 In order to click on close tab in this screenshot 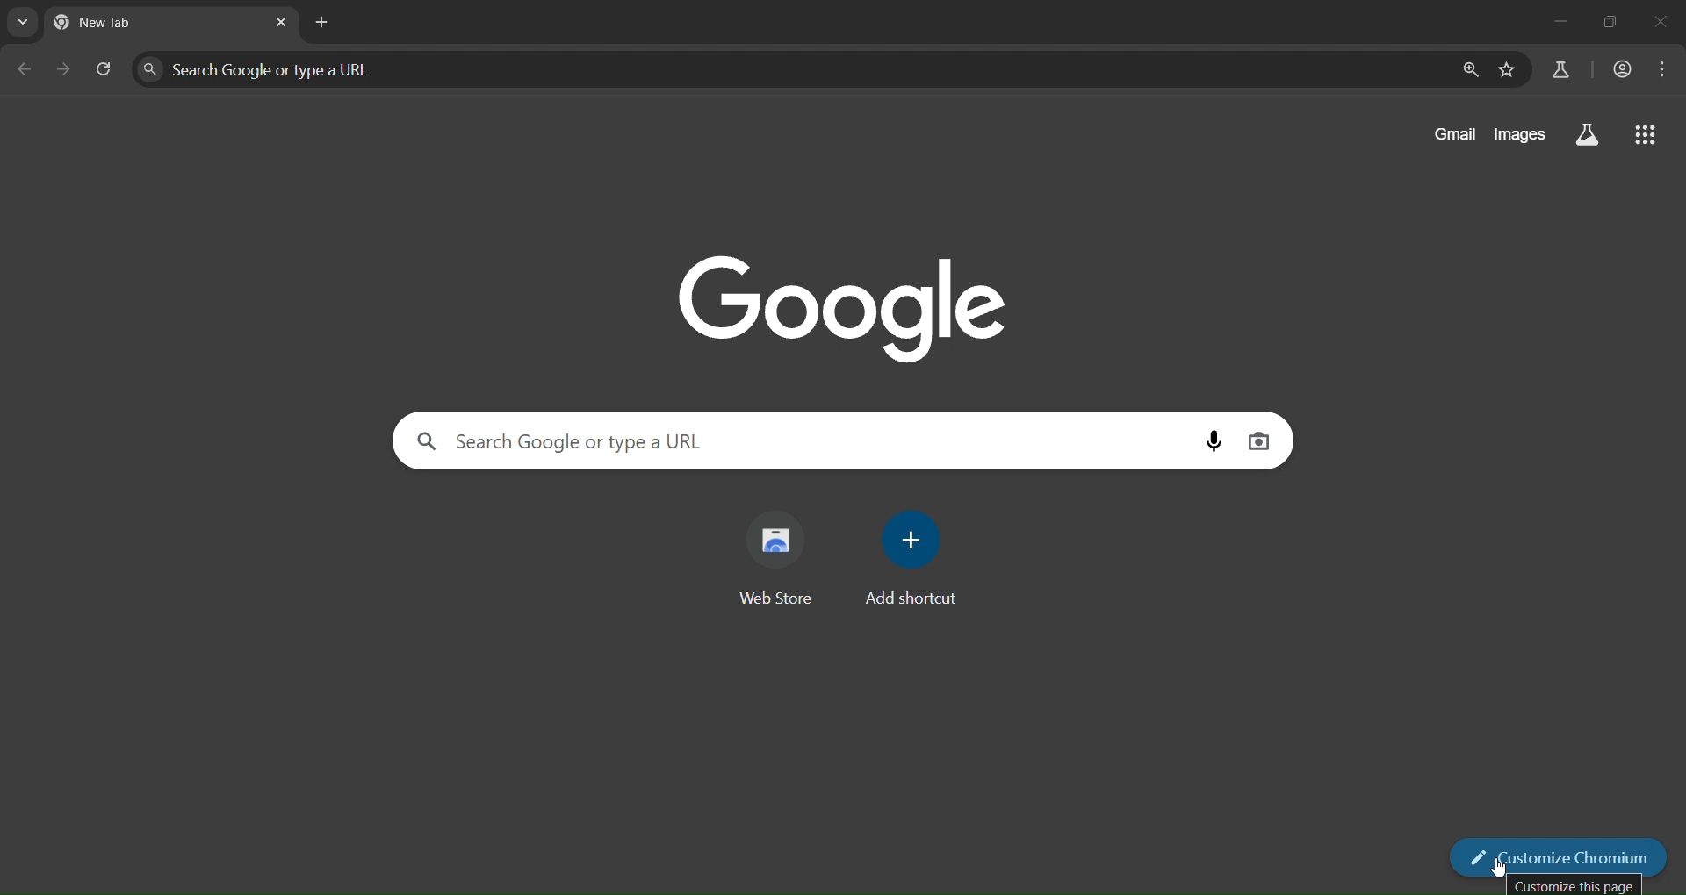, I will do `click(281, 22)`.